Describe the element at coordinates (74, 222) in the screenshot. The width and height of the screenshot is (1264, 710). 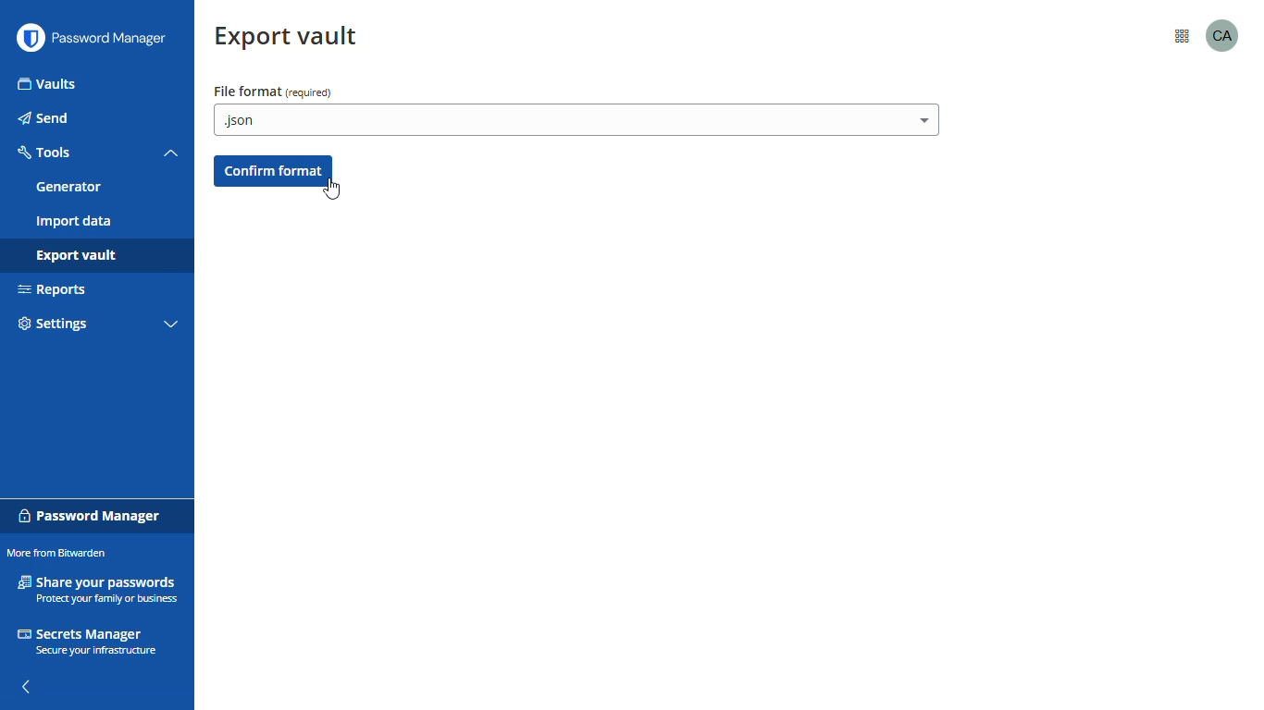
I see `import data` at that location.